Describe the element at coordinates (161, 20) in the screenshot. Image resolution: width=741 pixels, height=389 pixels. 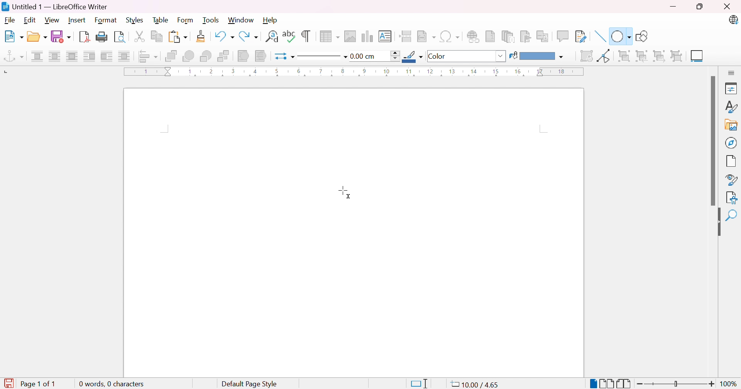
I see `Table` at that location.